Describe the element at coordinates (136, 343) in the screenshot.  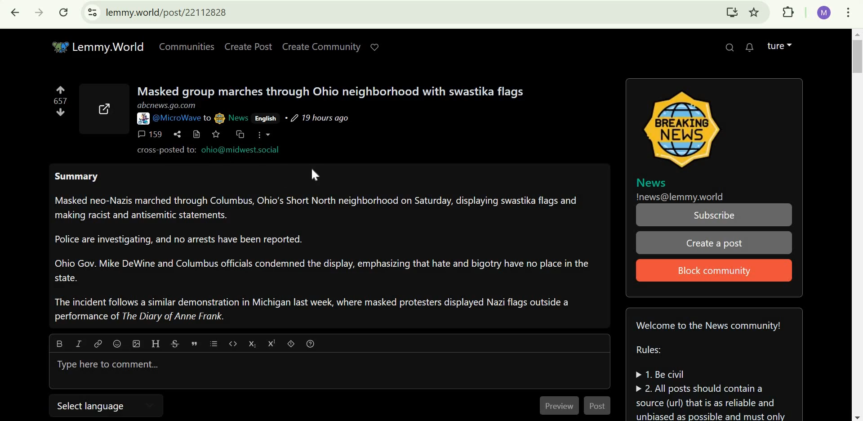
I see `upload image` at that location.